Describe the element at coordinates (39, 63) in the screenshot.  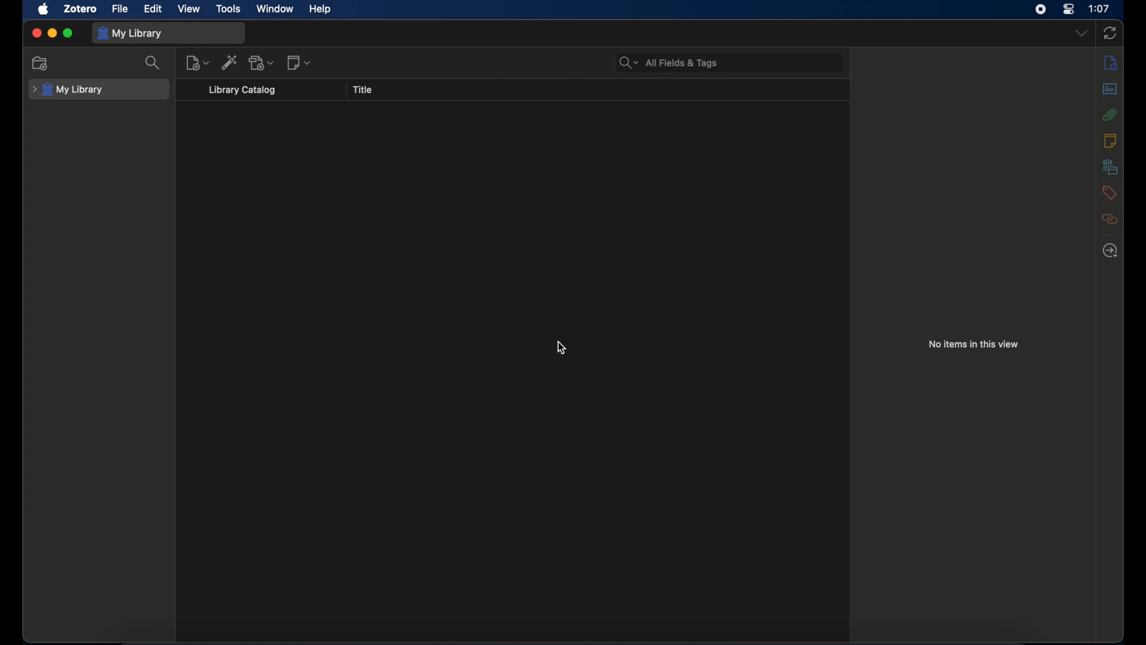
I see `new collection` at that location.